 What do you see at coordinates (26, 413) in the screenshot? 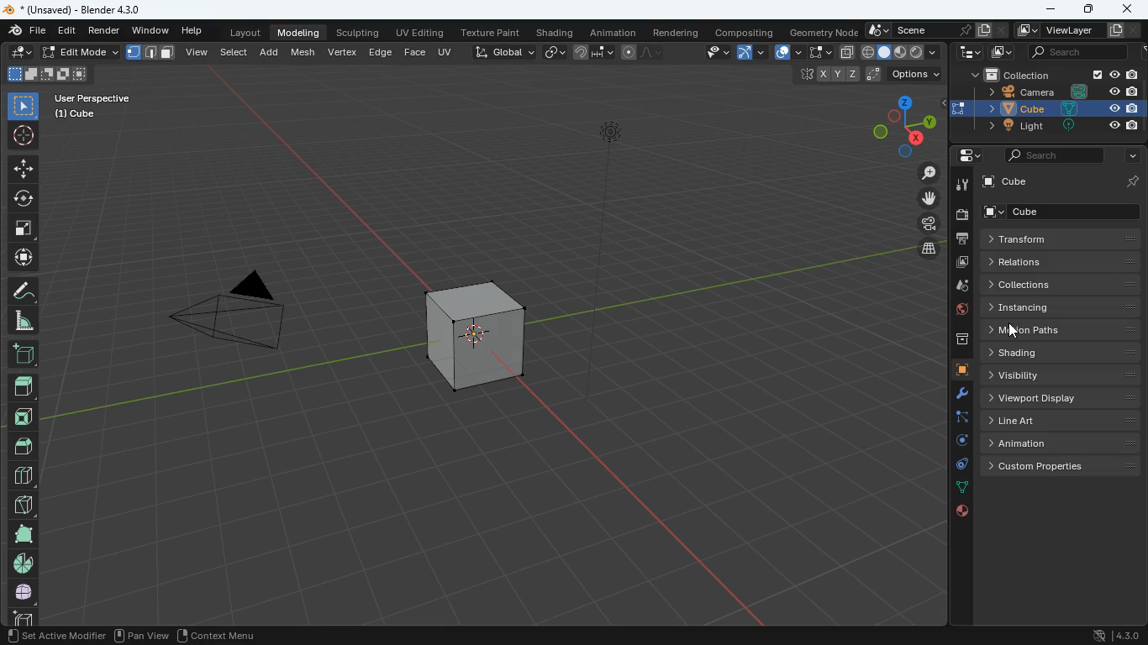
I see `front` at bounding box center [26, 413].